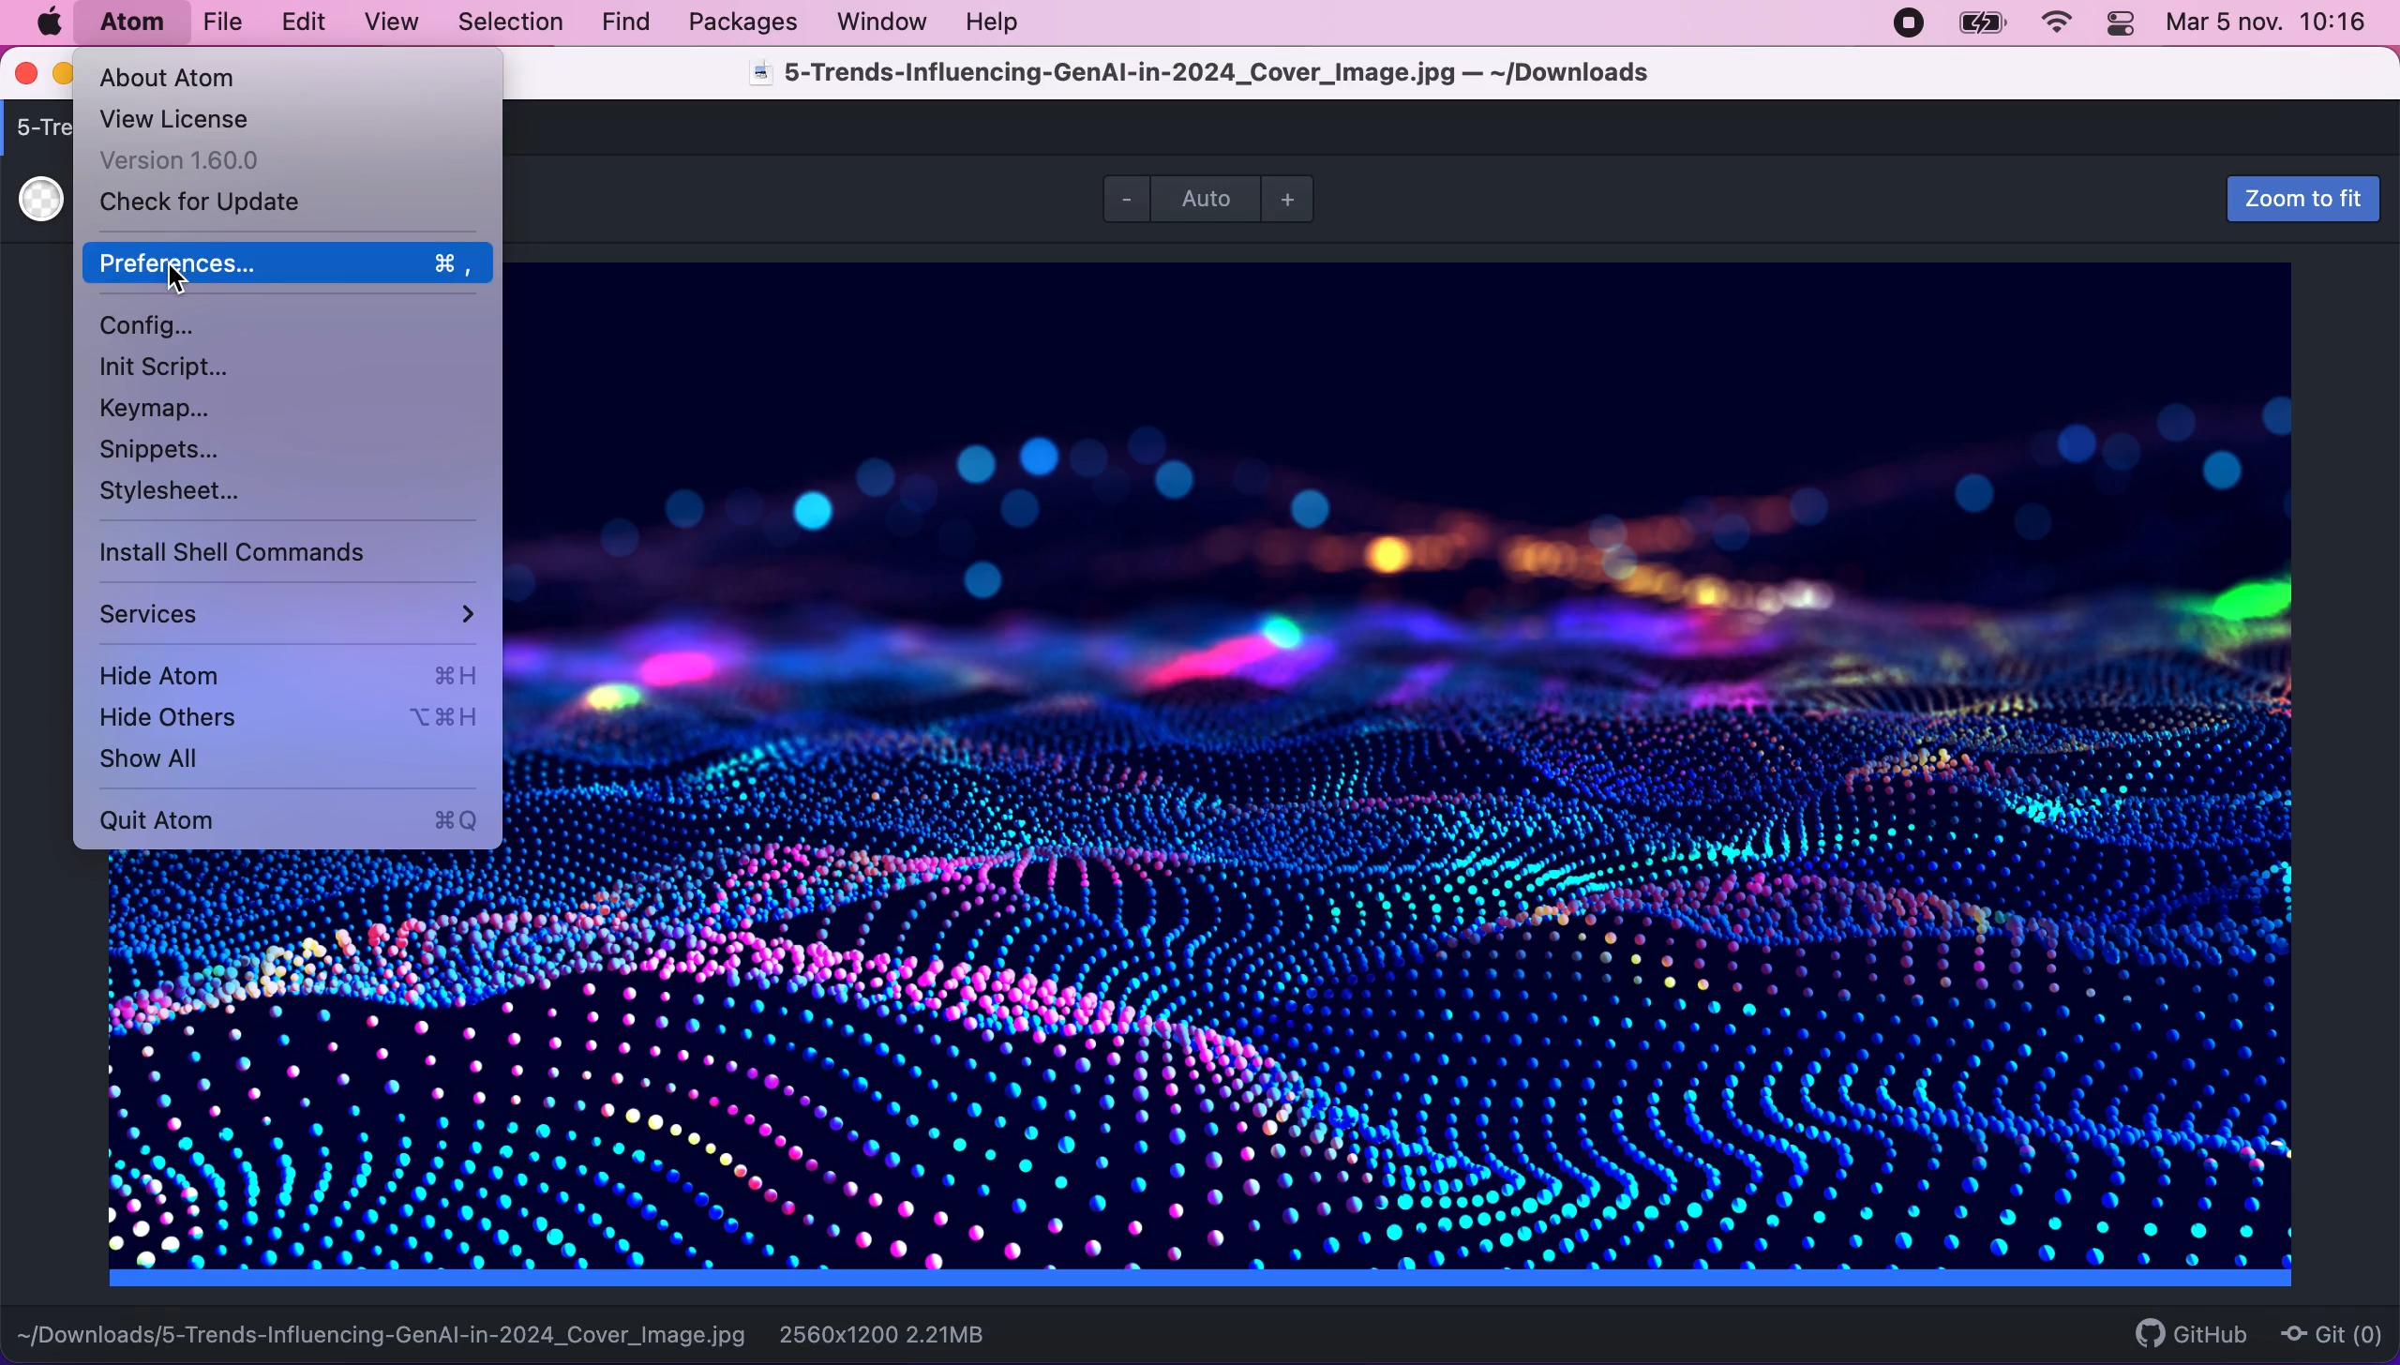 Image resolution: width=2400 pixels, height=1365 pixels. What do you see at coordinates (2053, 23) in the screenshot?
I see `wifi` at bounding box center [2053, 23].